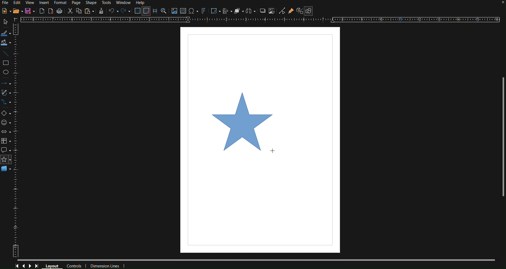 The width and height of the screenshot is (506, 269). Describe the element at coordinates (292, 11) in the screenshot. I see `Show Gluepoint Functions` at that location.